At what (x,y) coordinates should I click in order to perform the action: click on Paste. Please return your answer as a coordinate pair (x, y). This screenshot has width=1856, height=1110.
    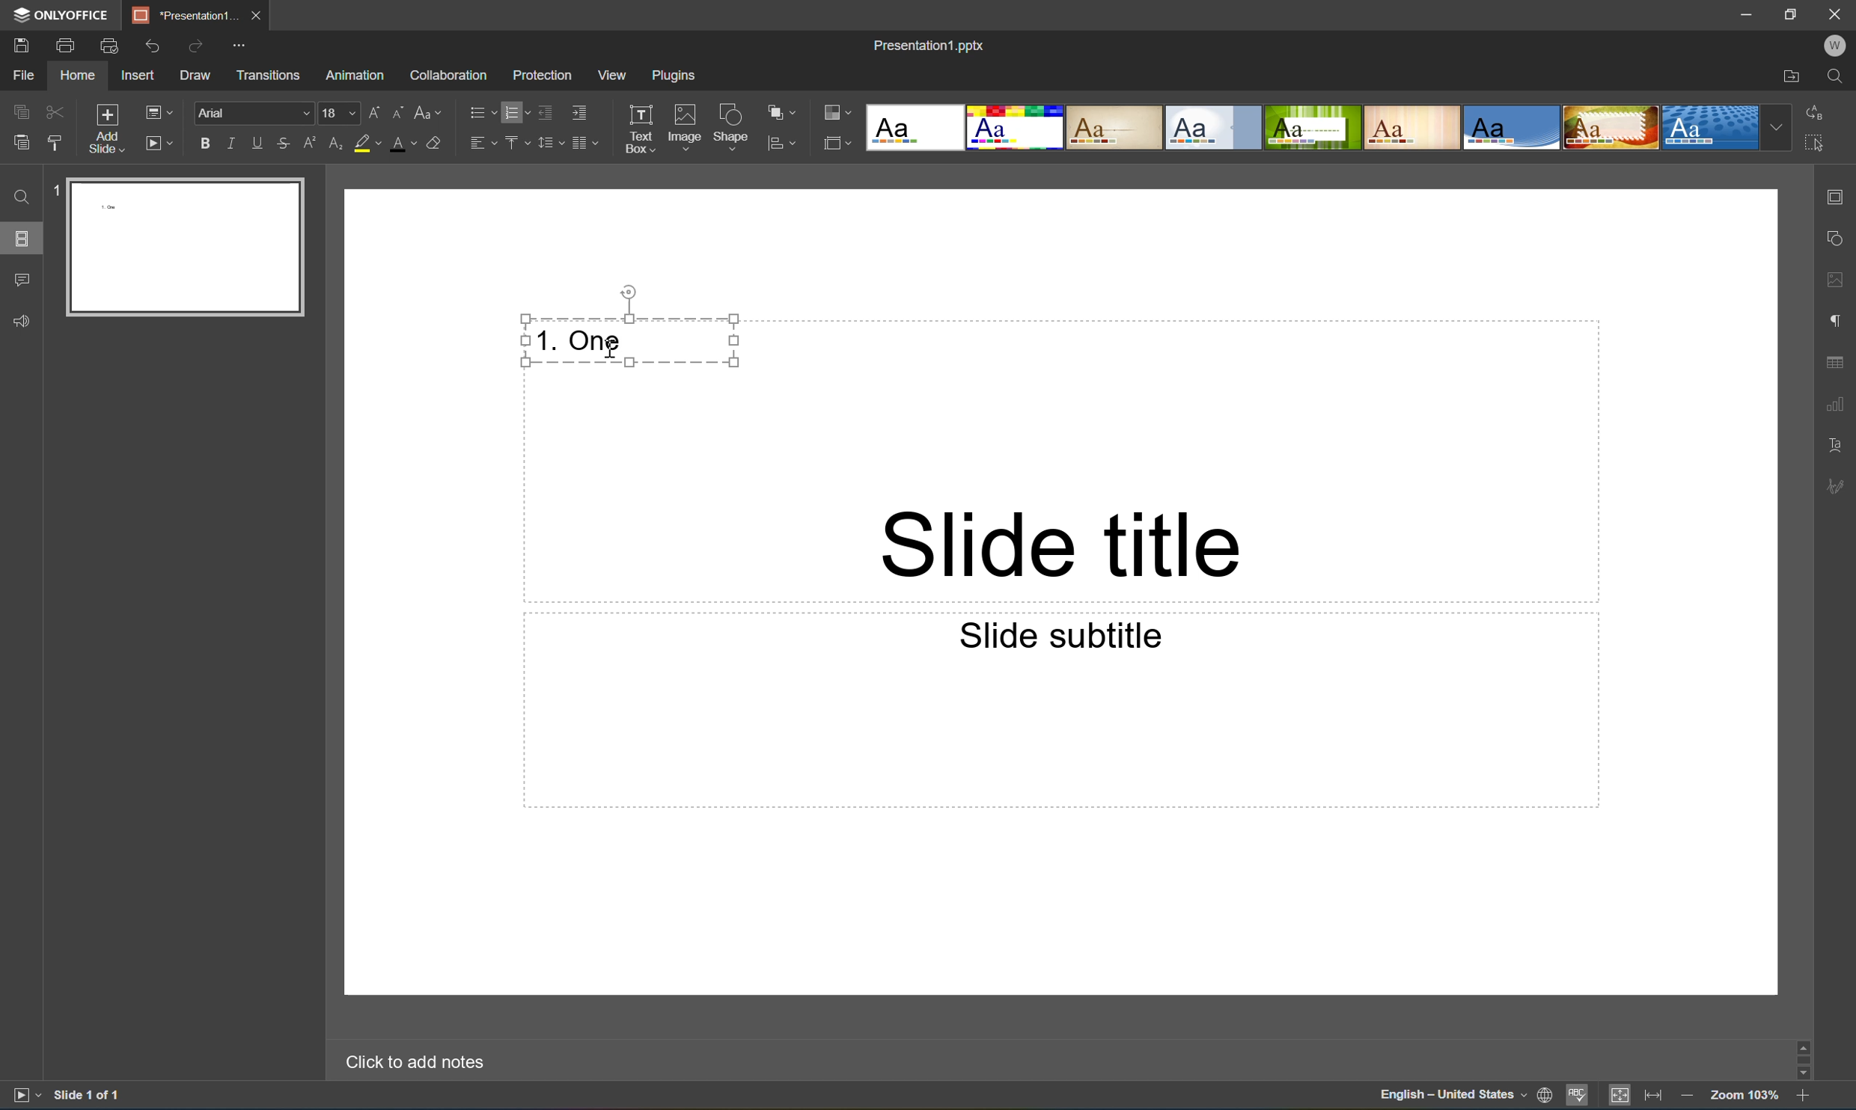
    Looking at the image, I should click on (192, 248).